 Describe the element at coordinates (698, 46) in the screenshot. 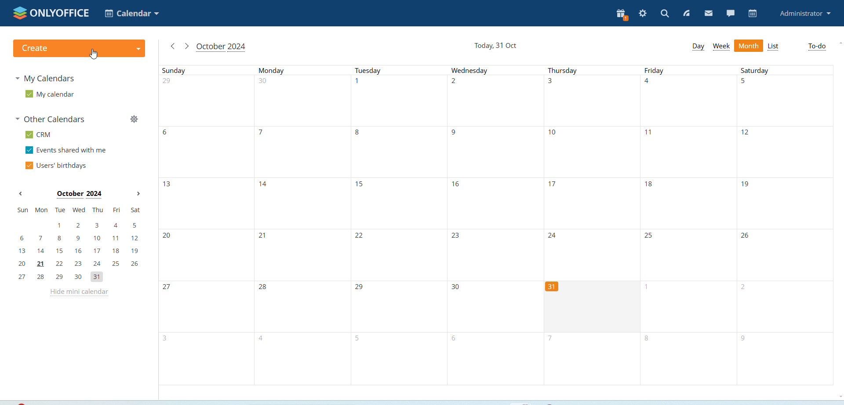

I see `day view` at that location.